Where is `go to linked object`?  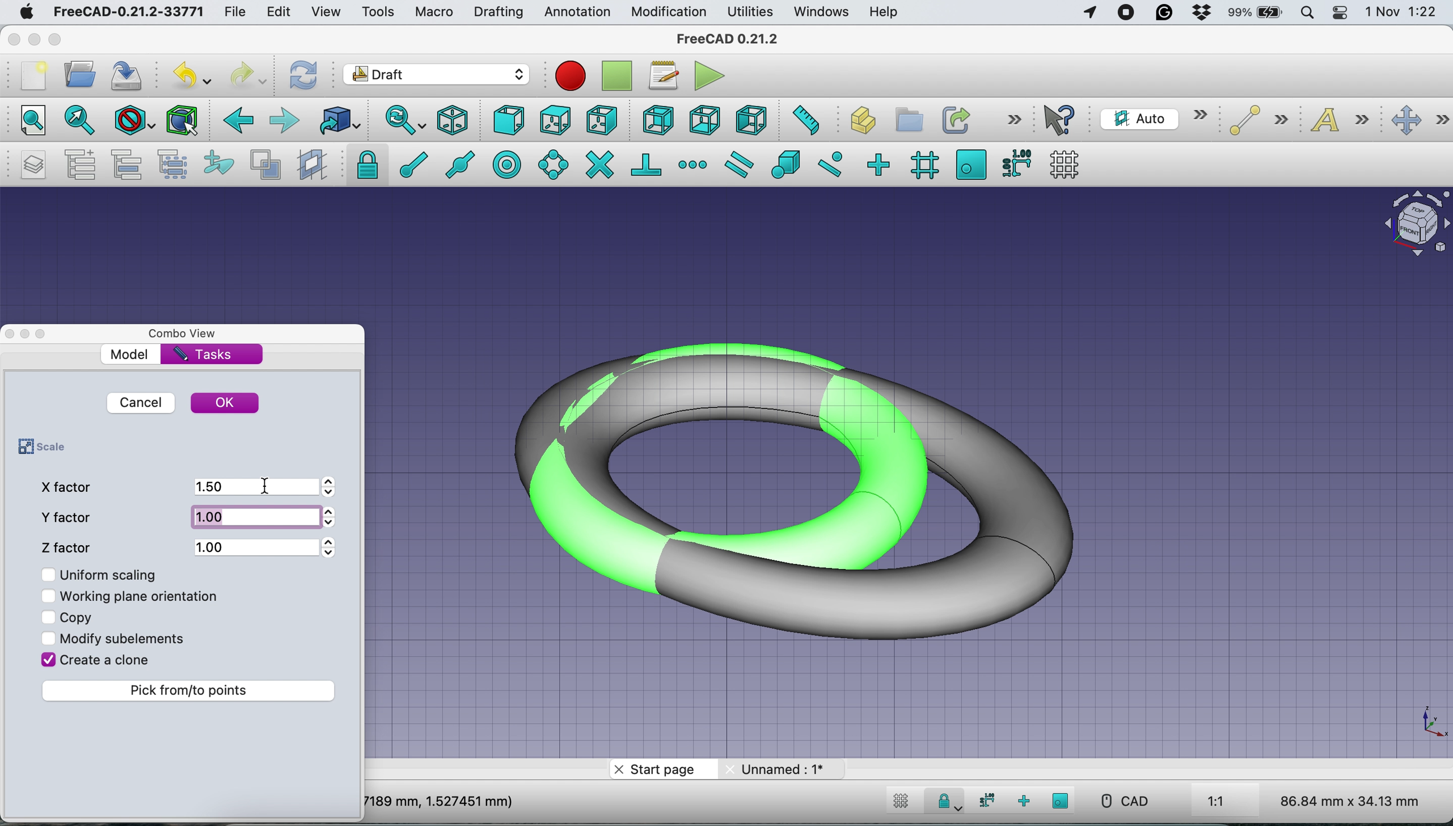
go to linked object is located at coordinates (338, 120).